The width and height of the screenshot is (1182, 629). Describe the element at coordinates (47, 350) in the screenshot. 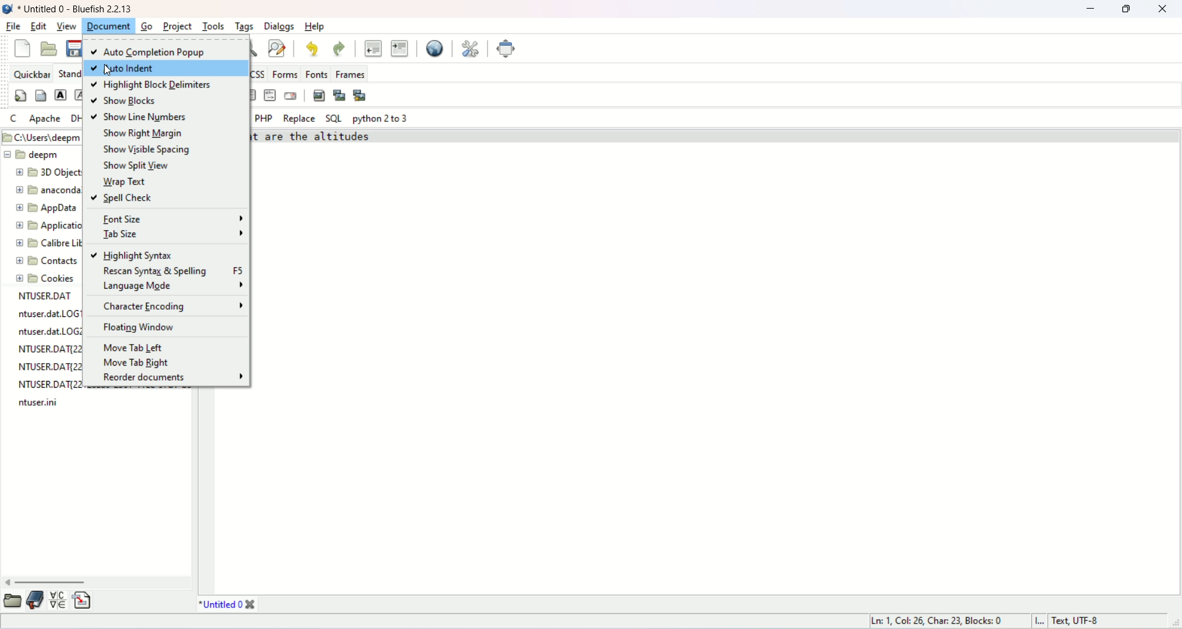

I see `text` at that location.